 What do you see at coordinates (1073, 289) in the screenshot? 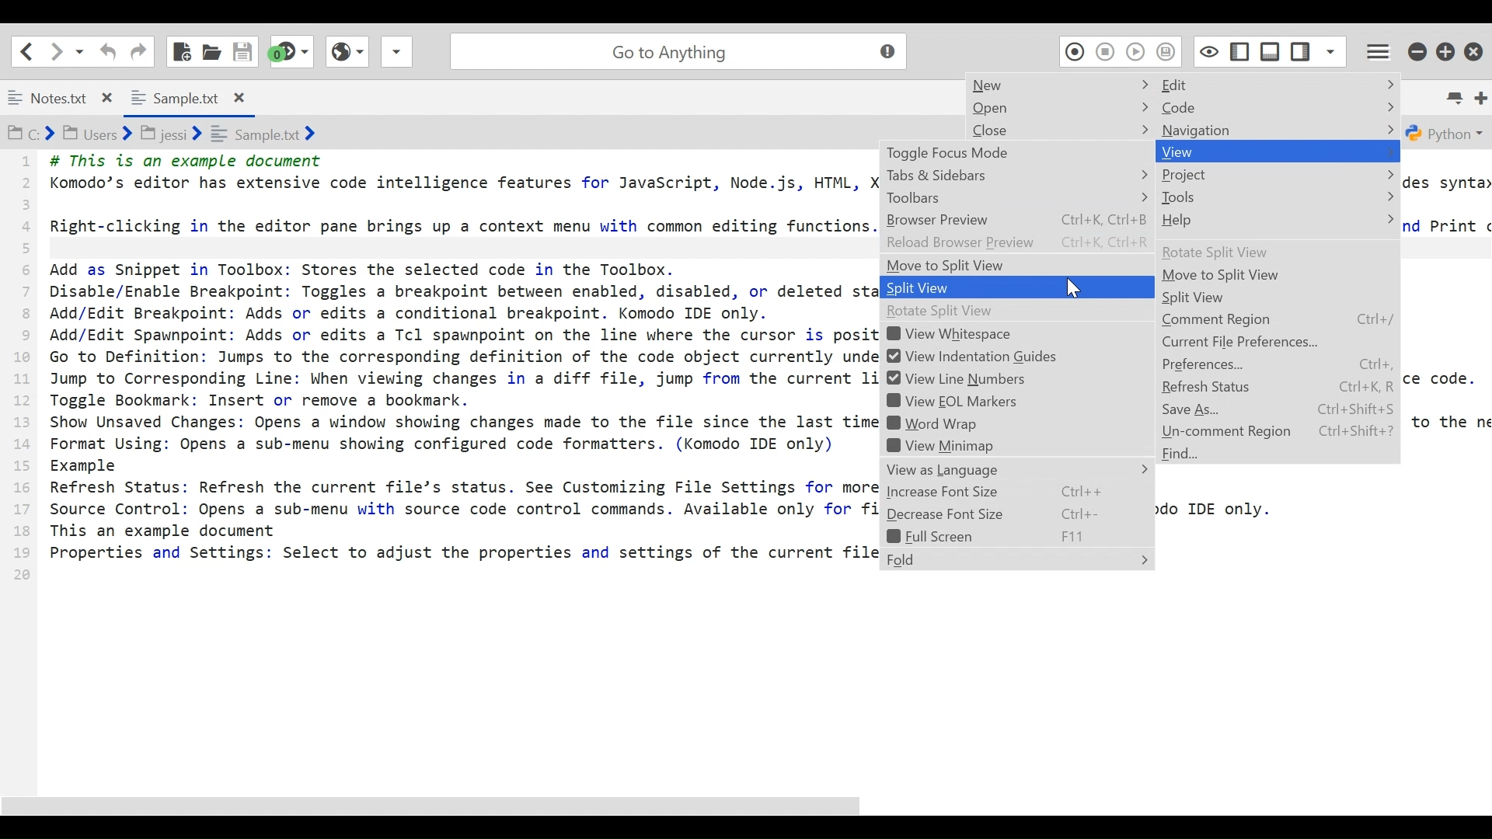
I see `Cursor` at bounding box center [1073, 289].